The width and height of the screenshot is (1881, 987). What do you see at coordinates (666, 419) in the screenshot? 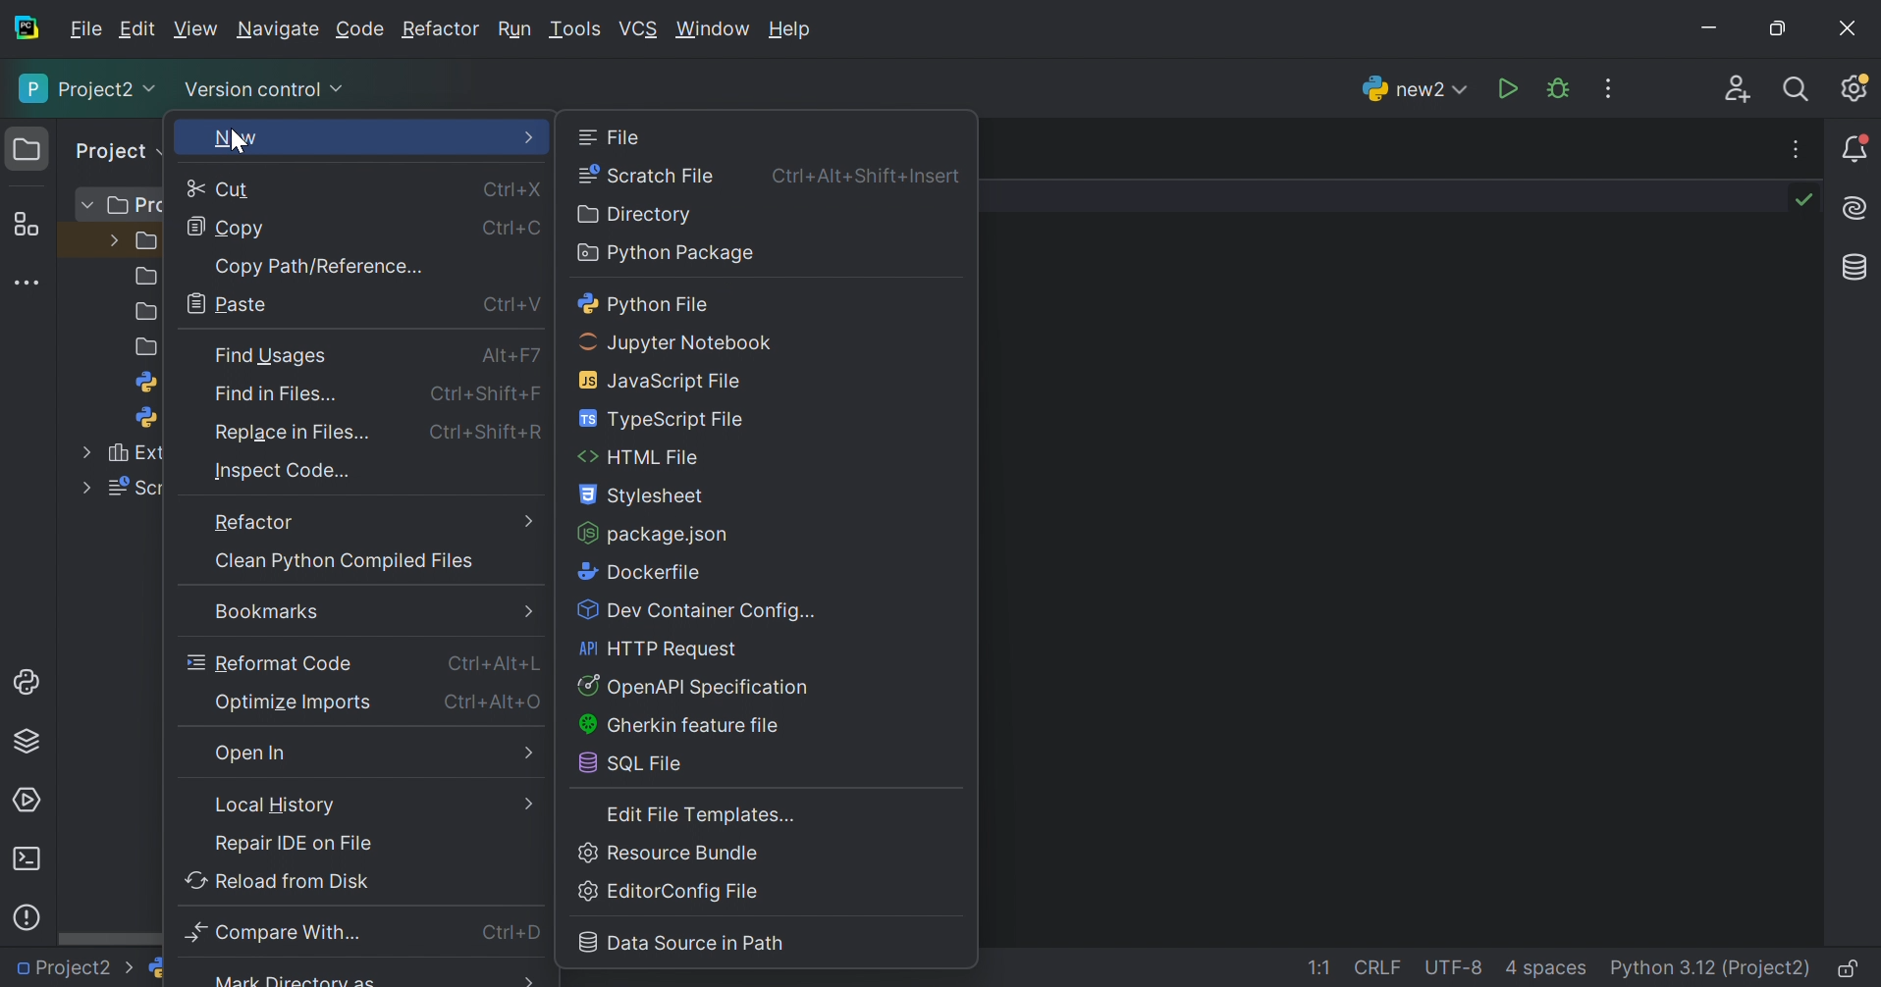
I see `TypeScript file` at bounding box center [666, 419].